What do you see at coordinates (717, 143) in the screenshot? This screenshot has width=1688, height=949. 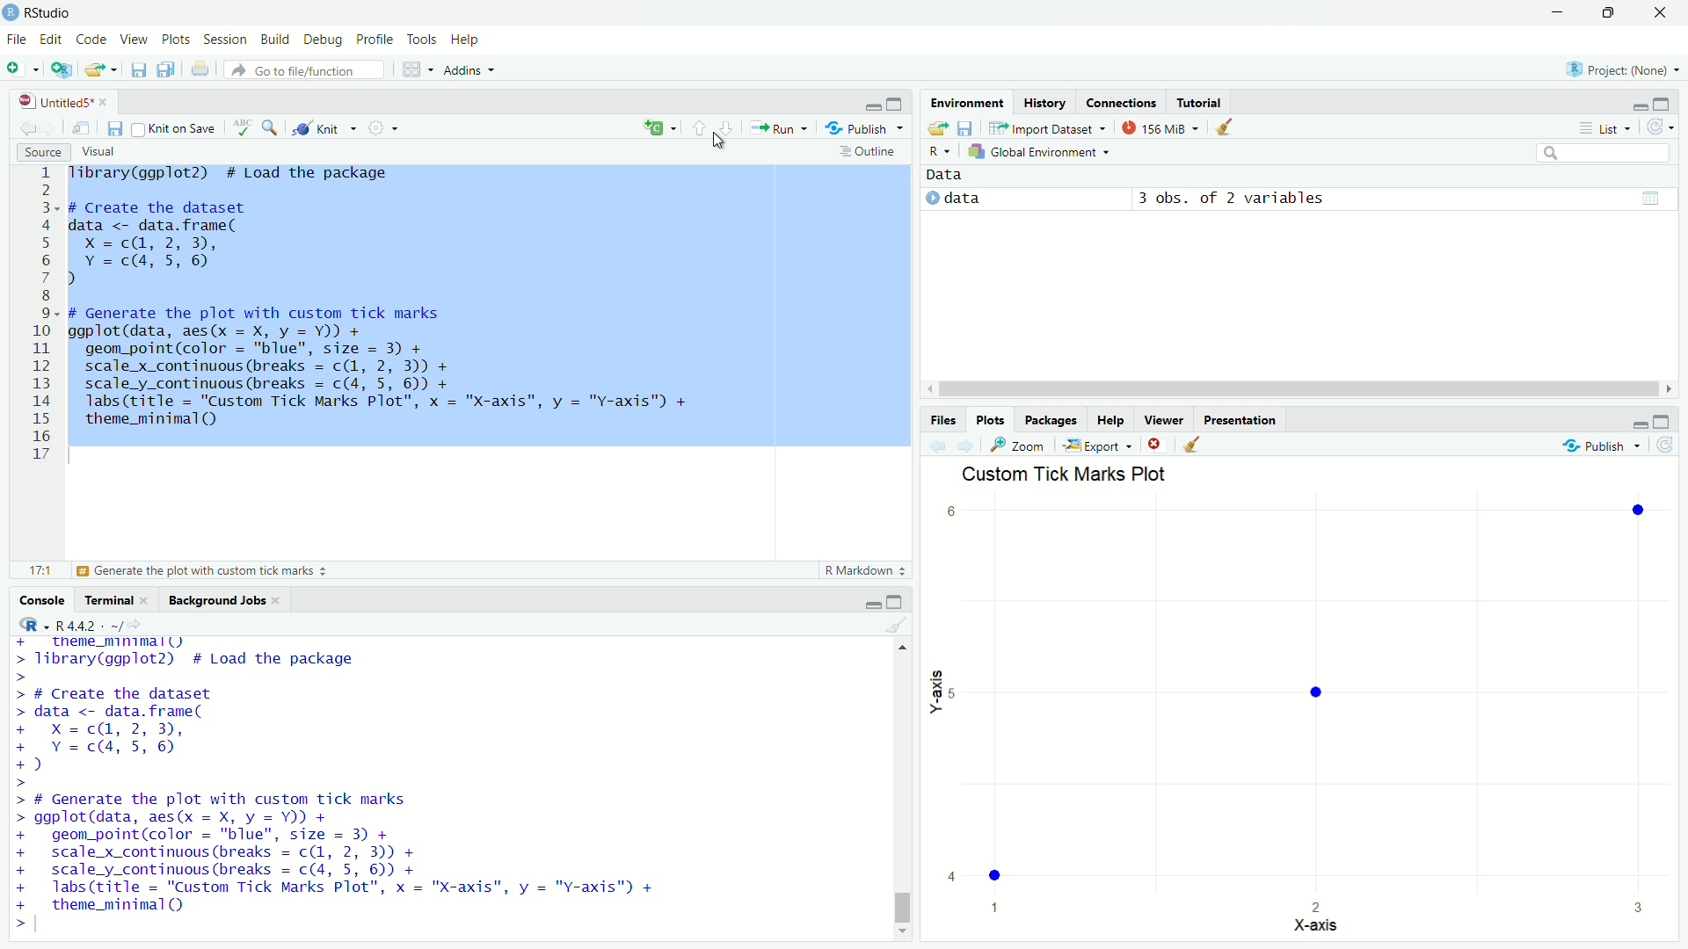 I see `cursor` at bounding box center [717, 143].